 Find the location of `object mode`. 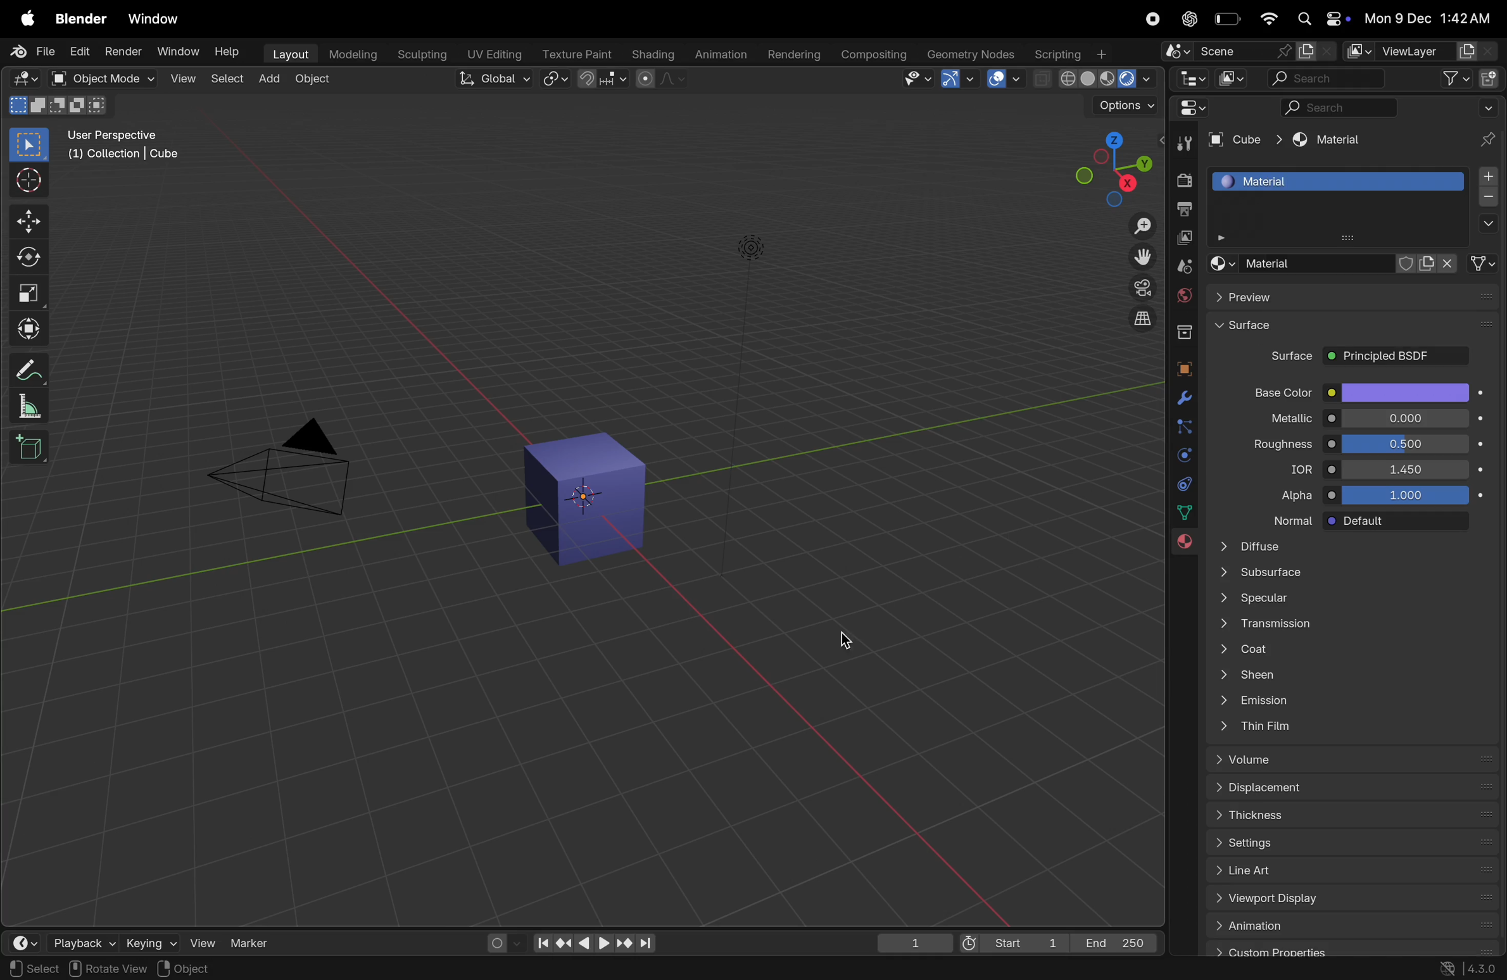

object mode is located at coordinates (315, 81).